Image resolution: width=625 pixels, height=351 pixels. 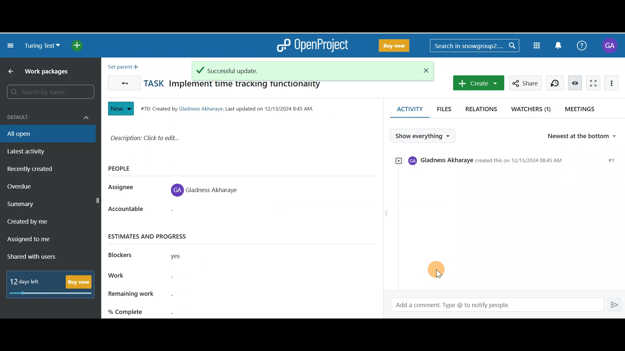 I want to click on Add a comment. Type @ to notify people., so click(x=493, y=305).